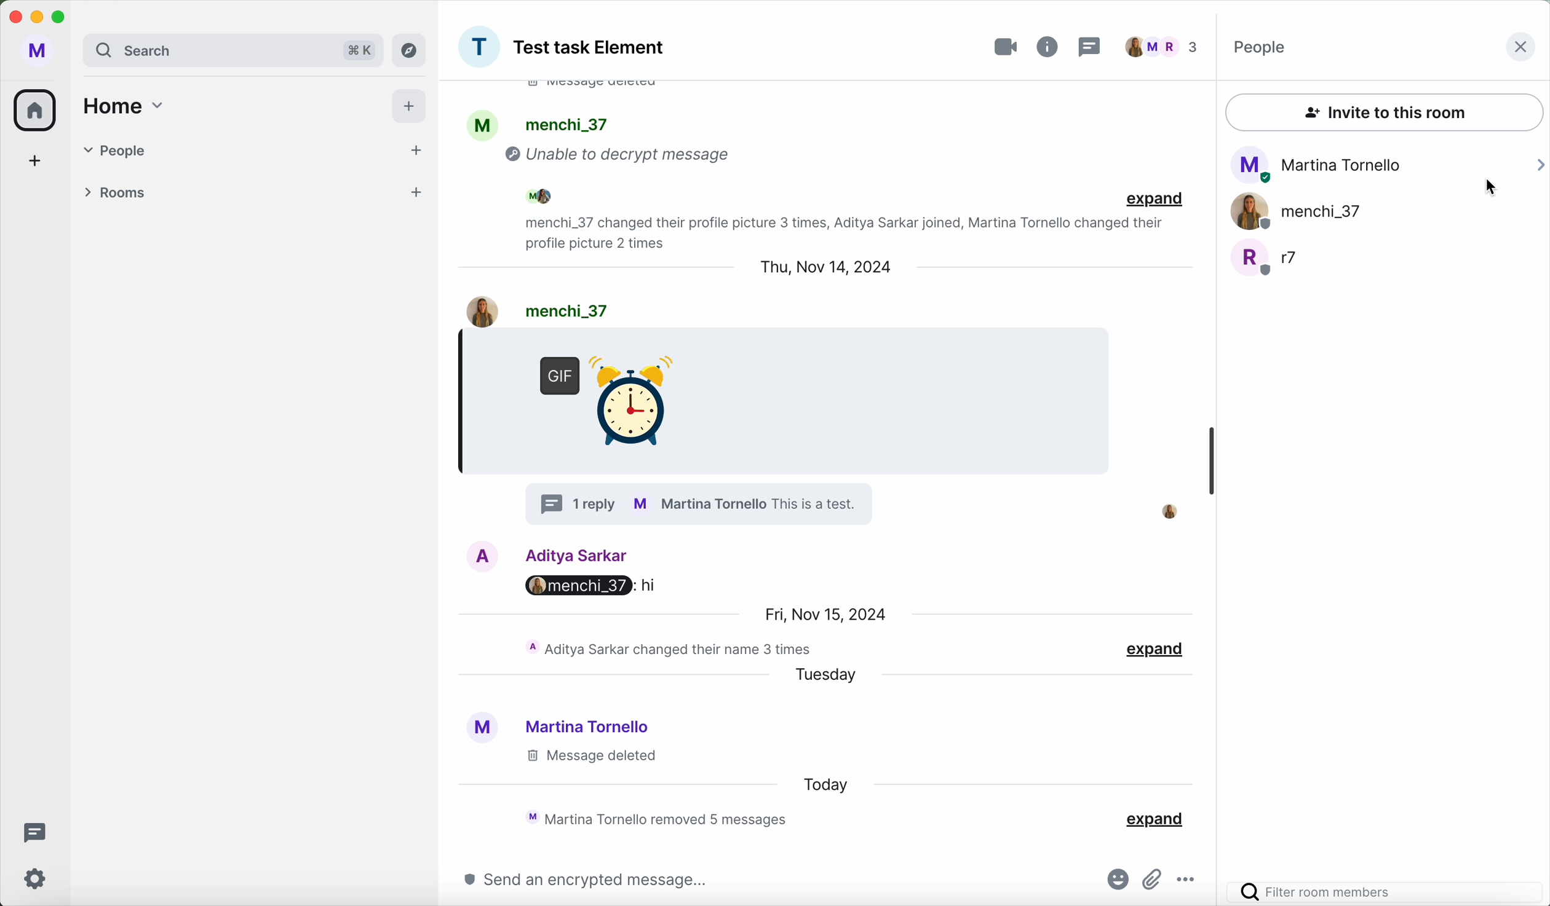  I want to click on home, so click(128, 108).